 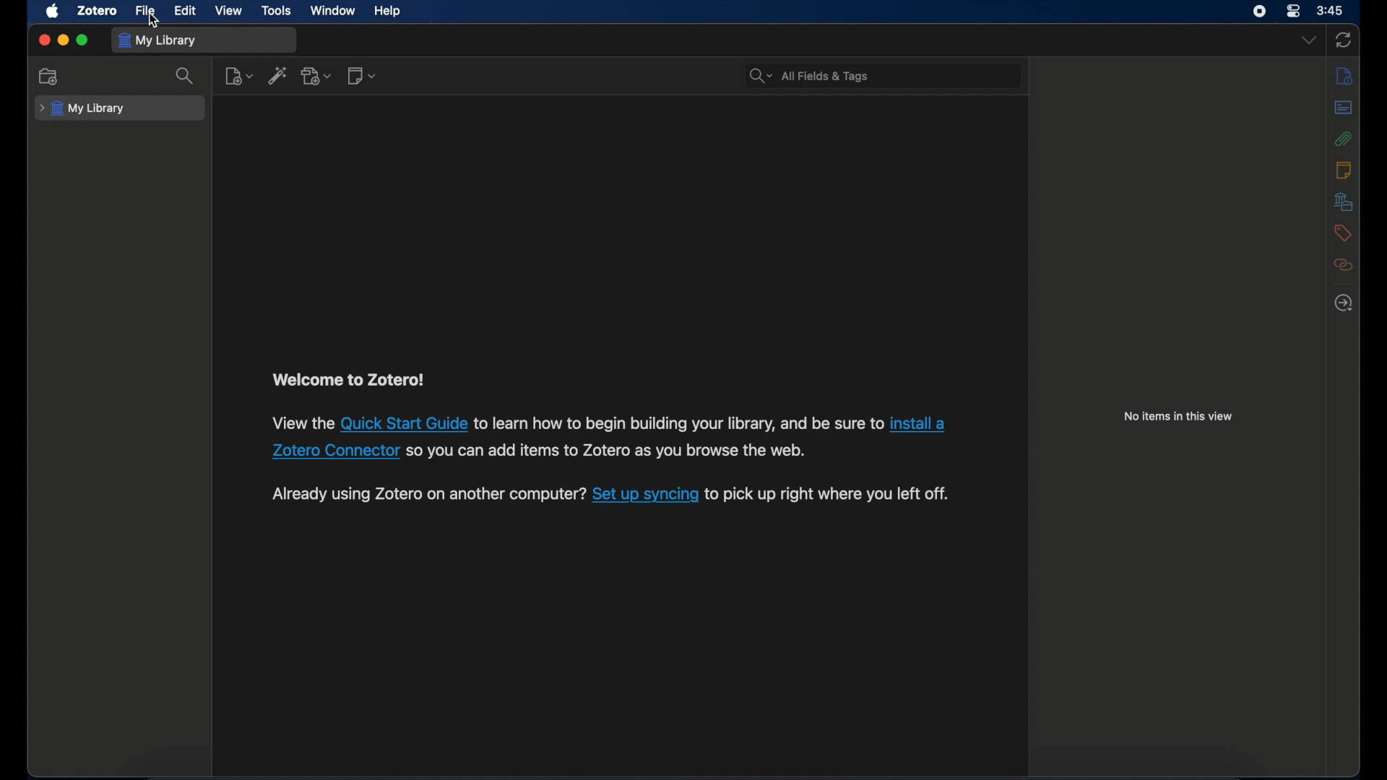 I want to click on tags, so click(x=1343, y=233).